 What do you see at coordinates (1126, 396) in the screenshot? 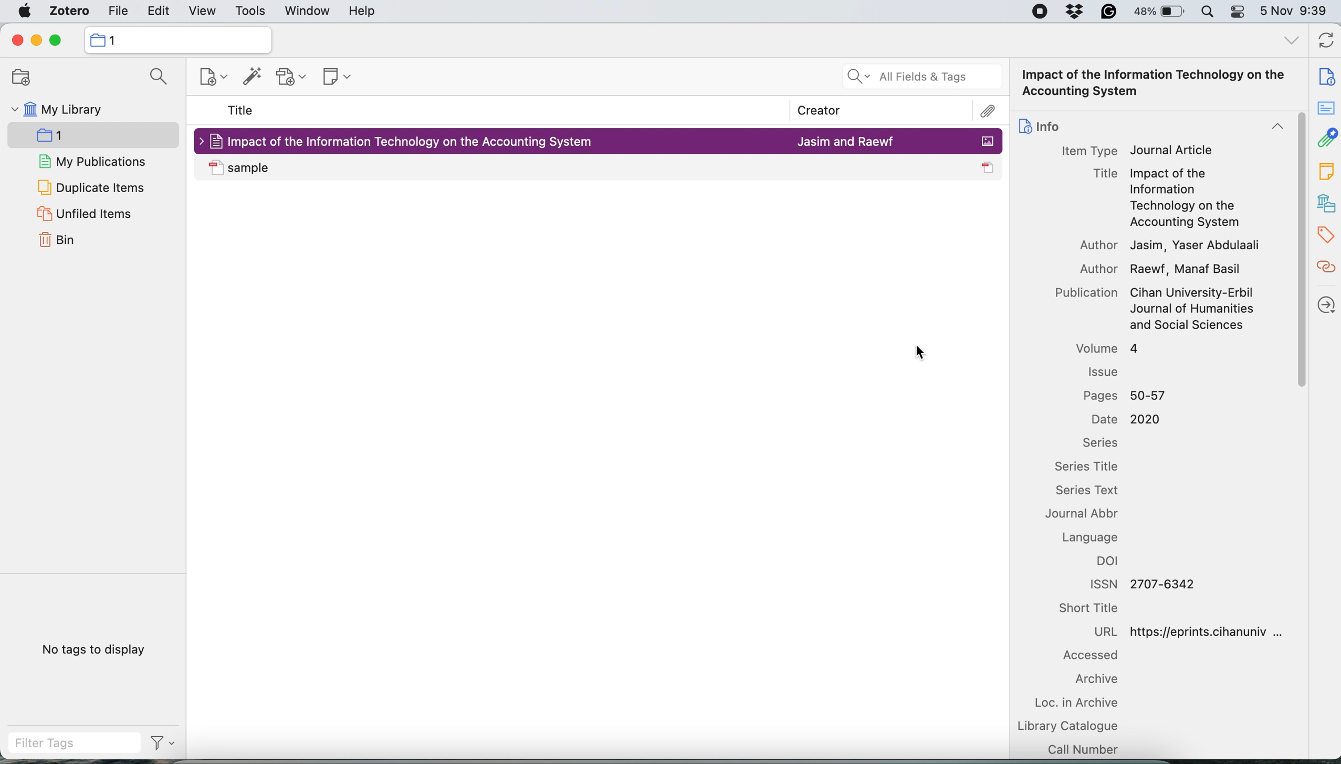
I see `Pages 50-57` at bounding box center [1126, 396].